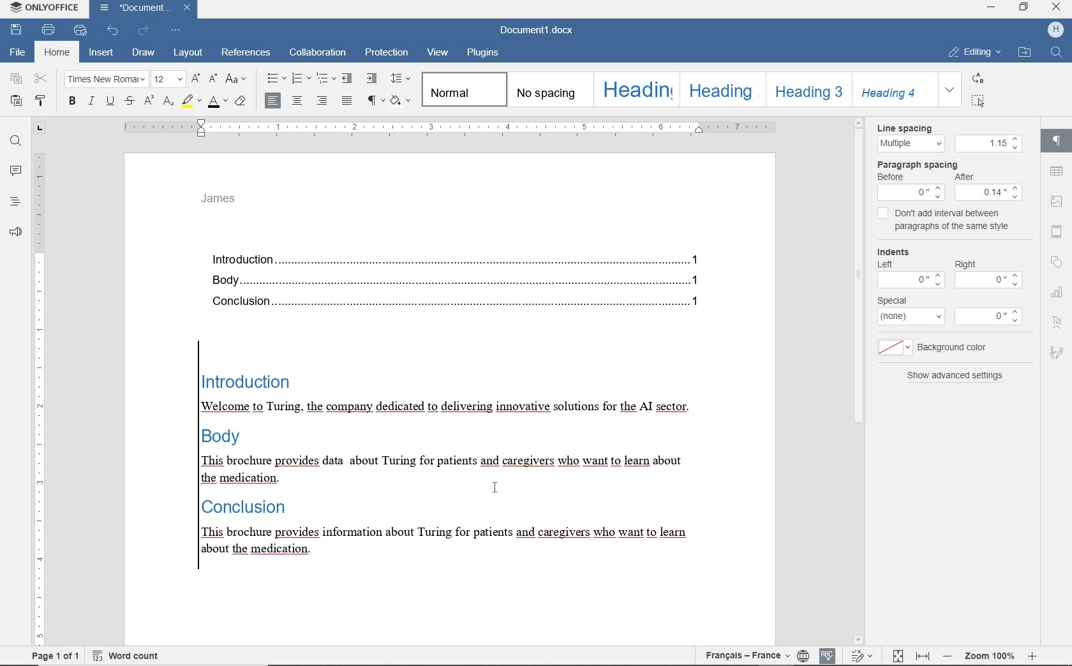  I want to click on save, so click(18, 31).